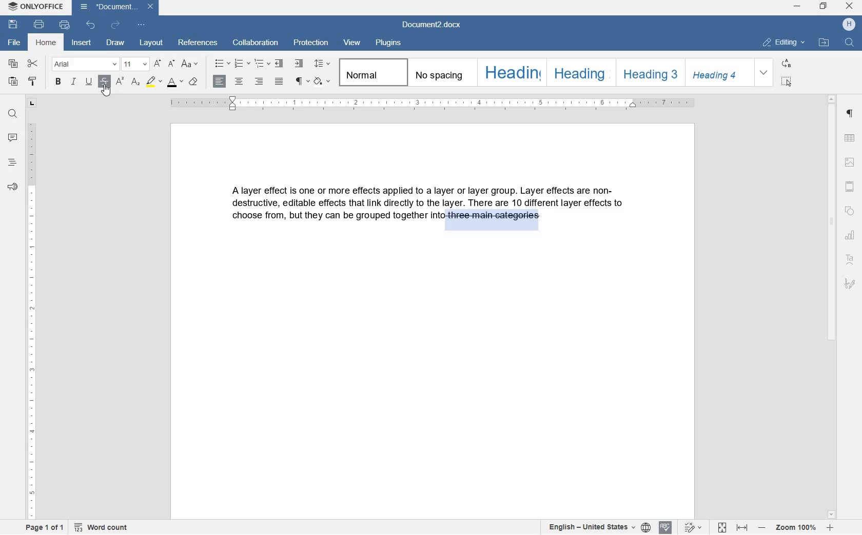  Describe the element at coordinates (764, 73) in the screenshot. I see `expand formatting style` at that location.